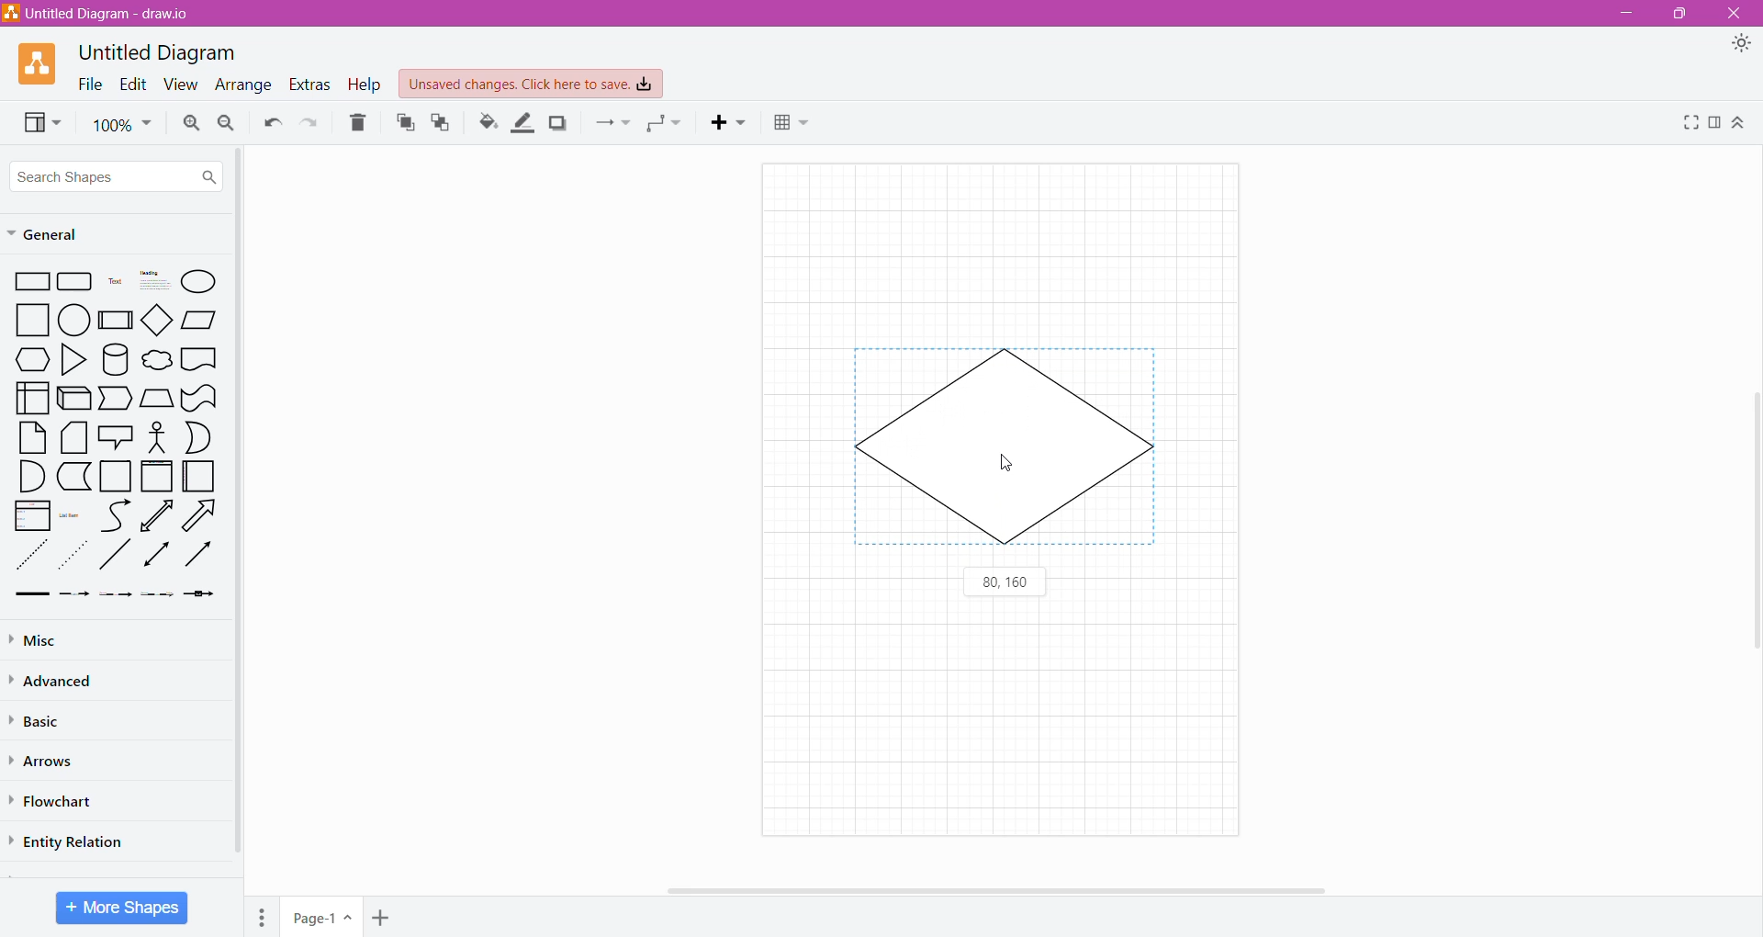  Describe the element at coordinates (523, 123) in the screenshot. I see `Line Color` at that location.